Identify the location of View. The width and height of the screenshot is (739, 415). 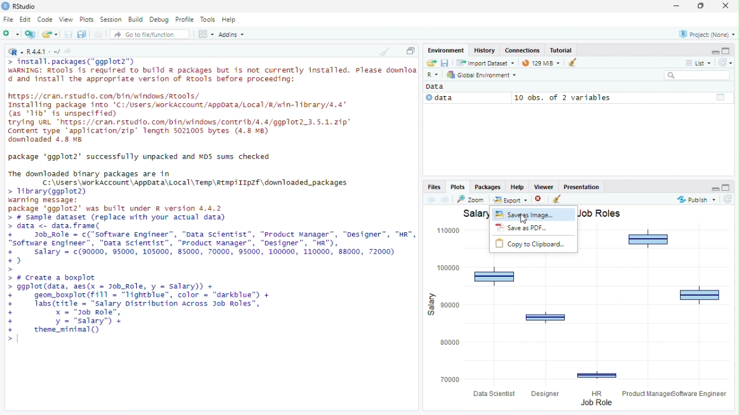
(65, 20).